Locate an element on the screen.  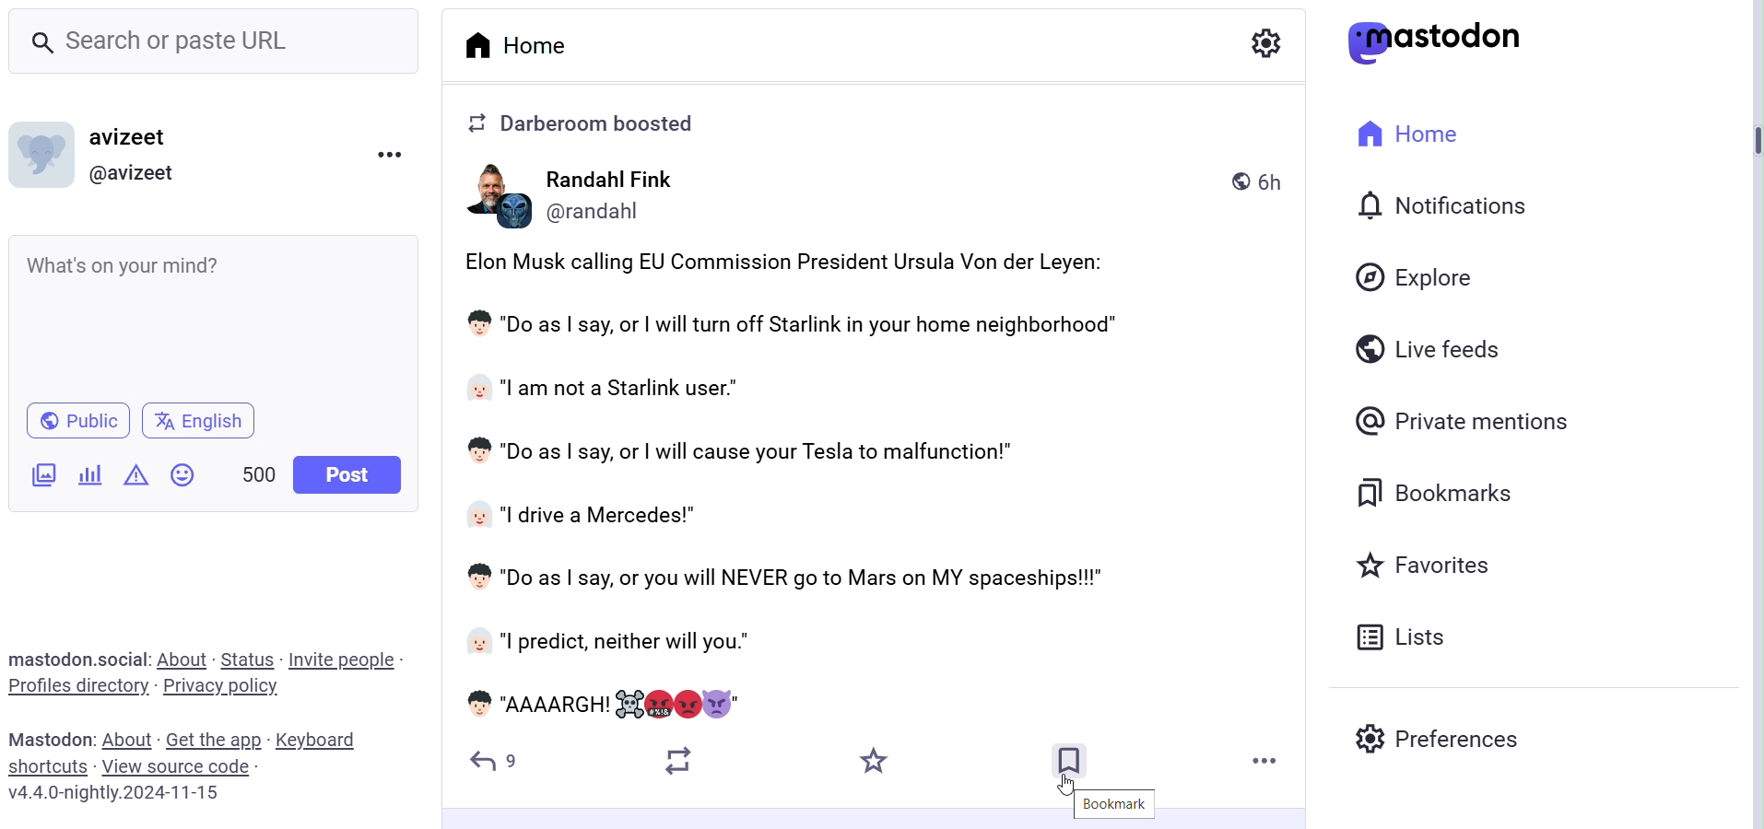
Starred or Favorites is located at coordinates (877, 760).